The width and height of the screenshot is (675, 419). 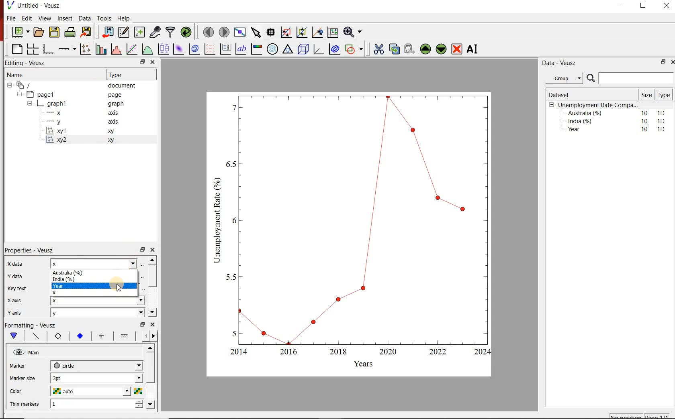 What do you see at coordinates (648, 95) in the screenshot?
I see `Size` at bounding box center [648, 95].